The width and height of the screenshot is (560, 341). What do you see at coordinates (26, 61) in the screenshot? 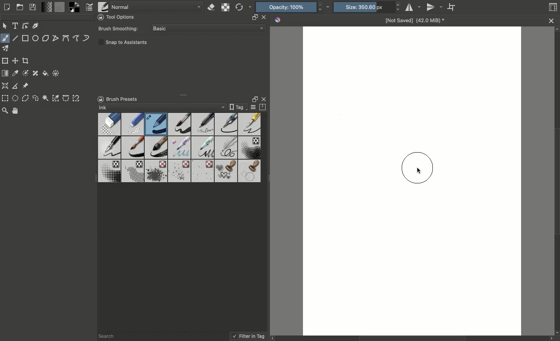
I see `Crop` at bounding box center [26, 61].